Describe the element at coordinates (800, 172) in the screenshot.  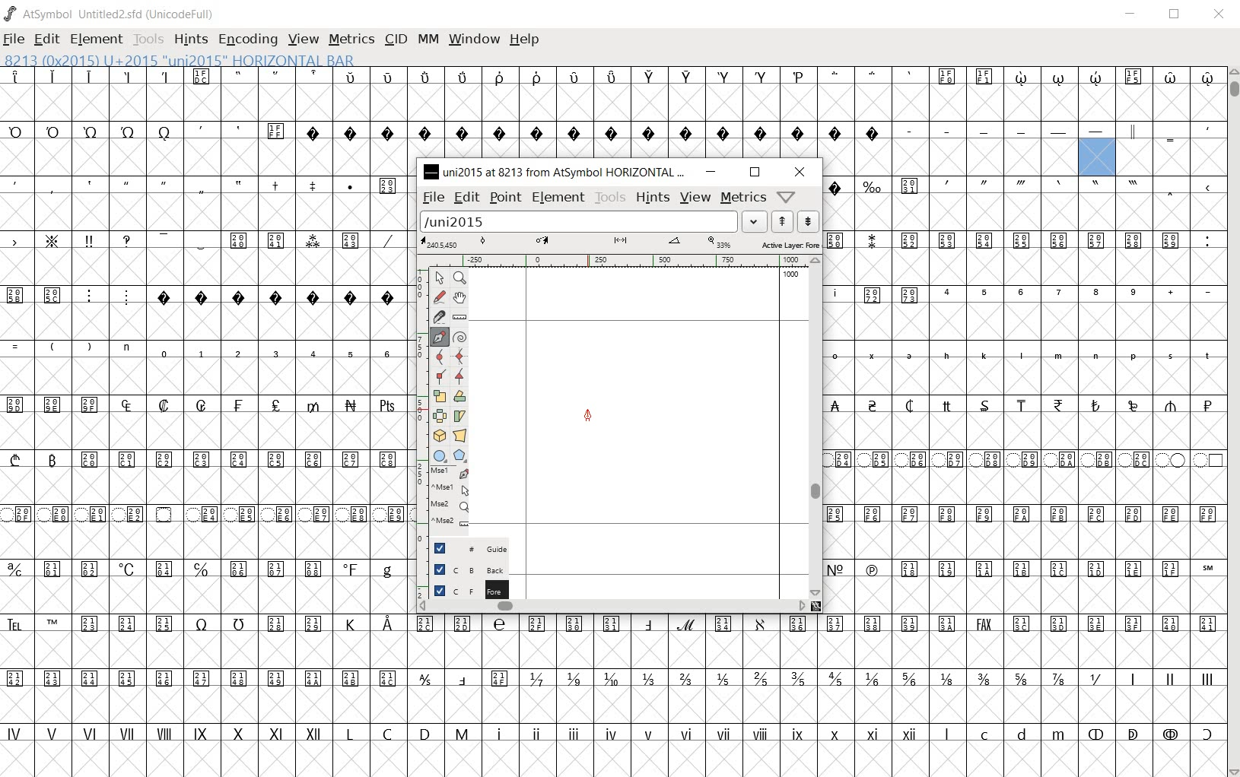
I see `close` at that location.